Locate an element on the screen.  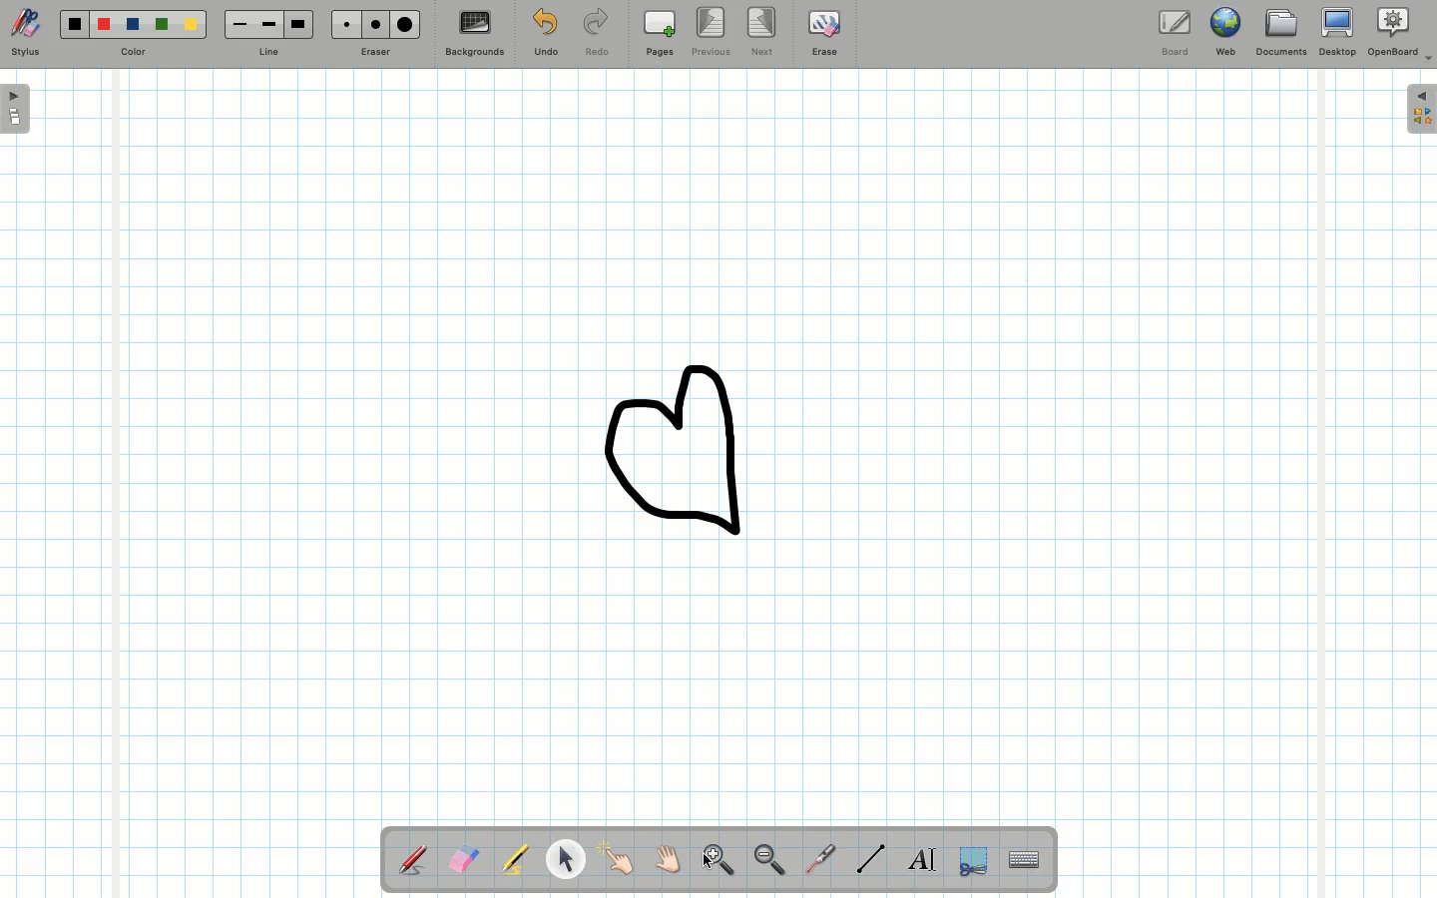
Documents is located at coordinates (1279, 33).